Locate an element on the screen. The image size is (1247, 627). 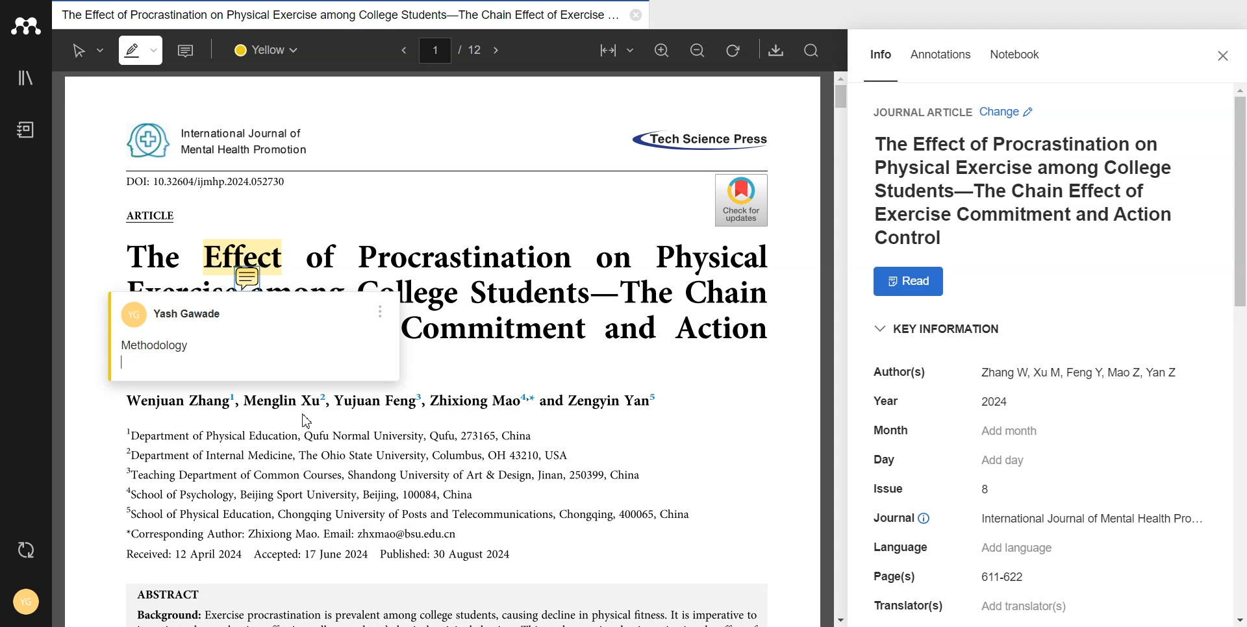
Language Add language is located at coordinates (963, 548).